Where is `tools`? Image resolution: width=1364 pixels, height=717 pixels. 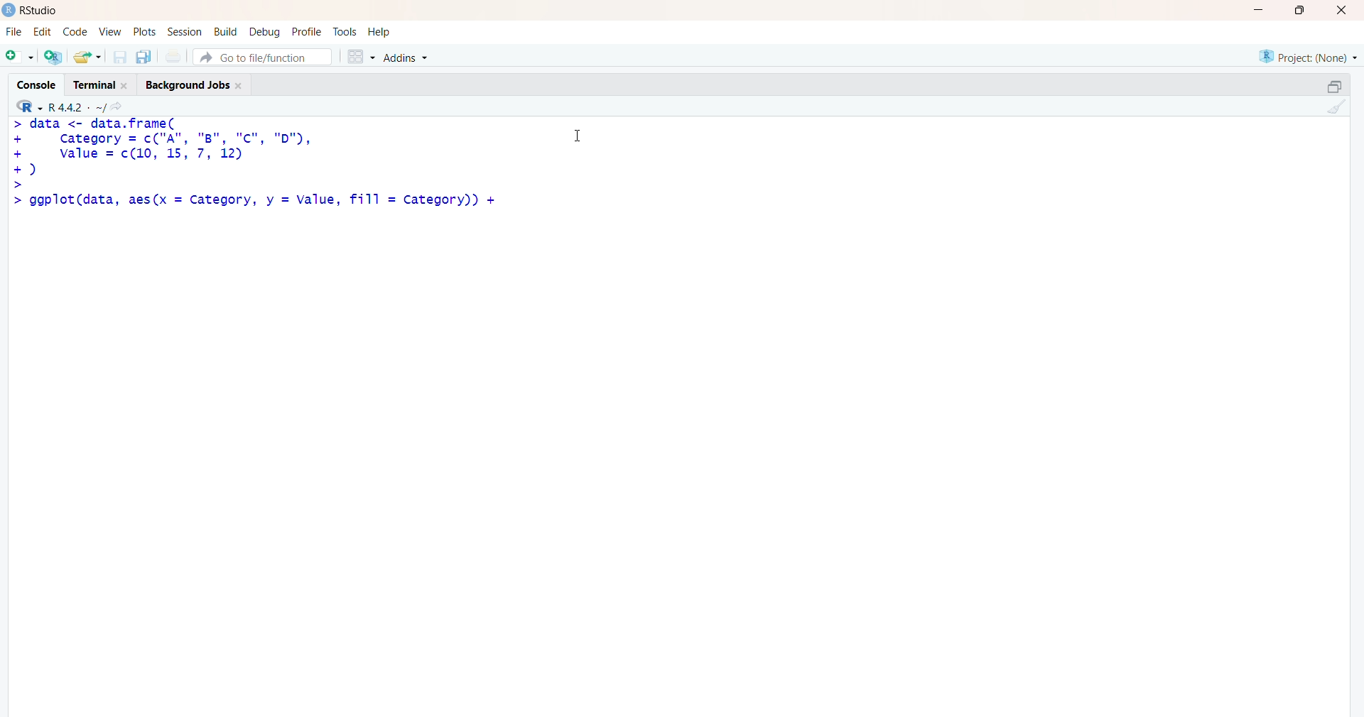 tools is located at coordinates (346, 32).